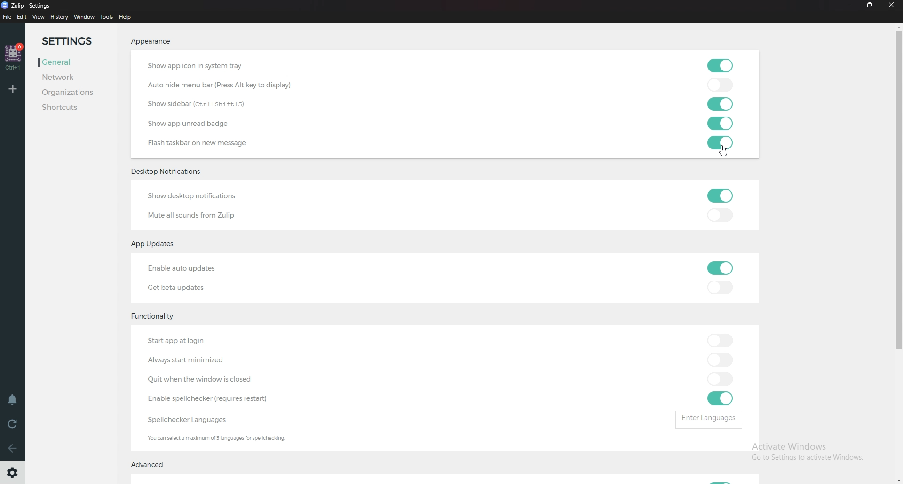 Image resolution: width=903 pixels, height=484 pixels. Describe the element at coordinates (718, 104) in the screenshot. I see `toggle` at that location.